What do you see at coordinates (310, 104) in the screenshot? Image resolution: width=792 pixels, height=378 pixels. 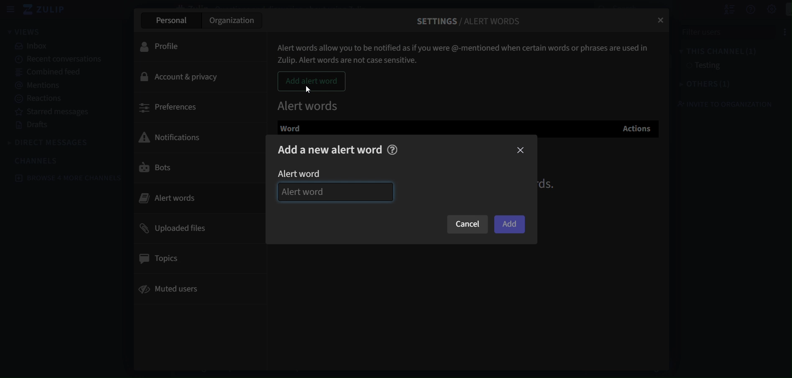 I see `alert words` at bounding box center [310, 104].